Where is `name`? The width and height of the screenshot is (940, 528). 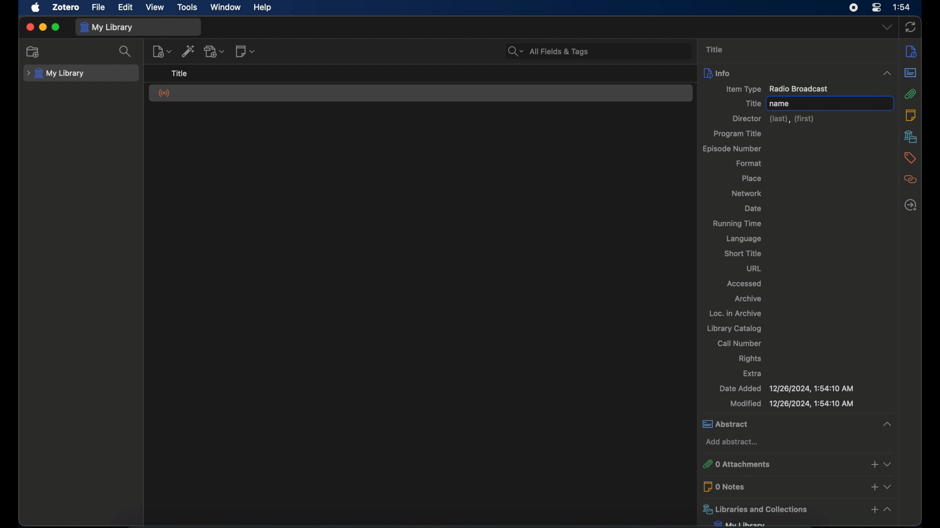
name is located at coordinates (828, 103).